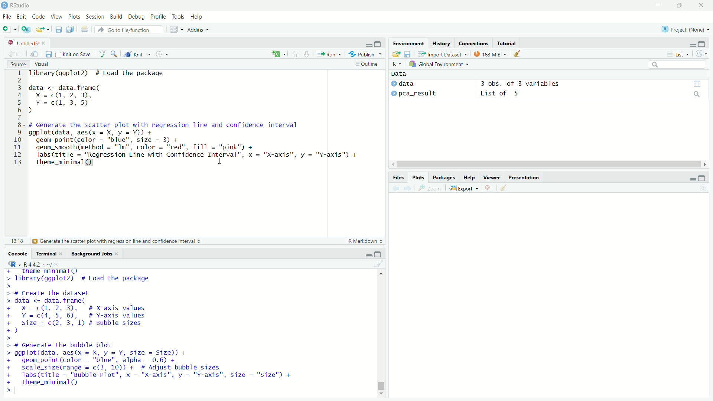 The image size is (713, 401). What do you see at coordinates (366, 53) in the screenshot?
I see `Publish` at bounding box center [366, 53].